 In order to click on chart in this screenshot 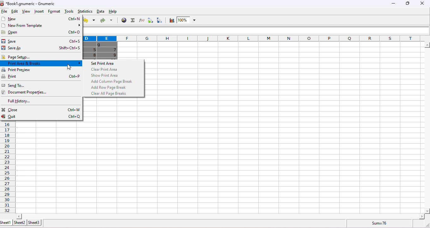, I will do `click(171, 21)`.